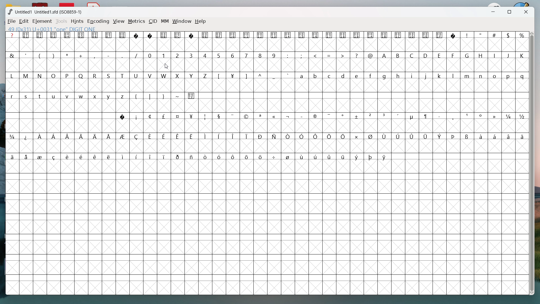  Describe the element at coordinates (530, 293) in the screenshot. I see `scroll down` at that location.